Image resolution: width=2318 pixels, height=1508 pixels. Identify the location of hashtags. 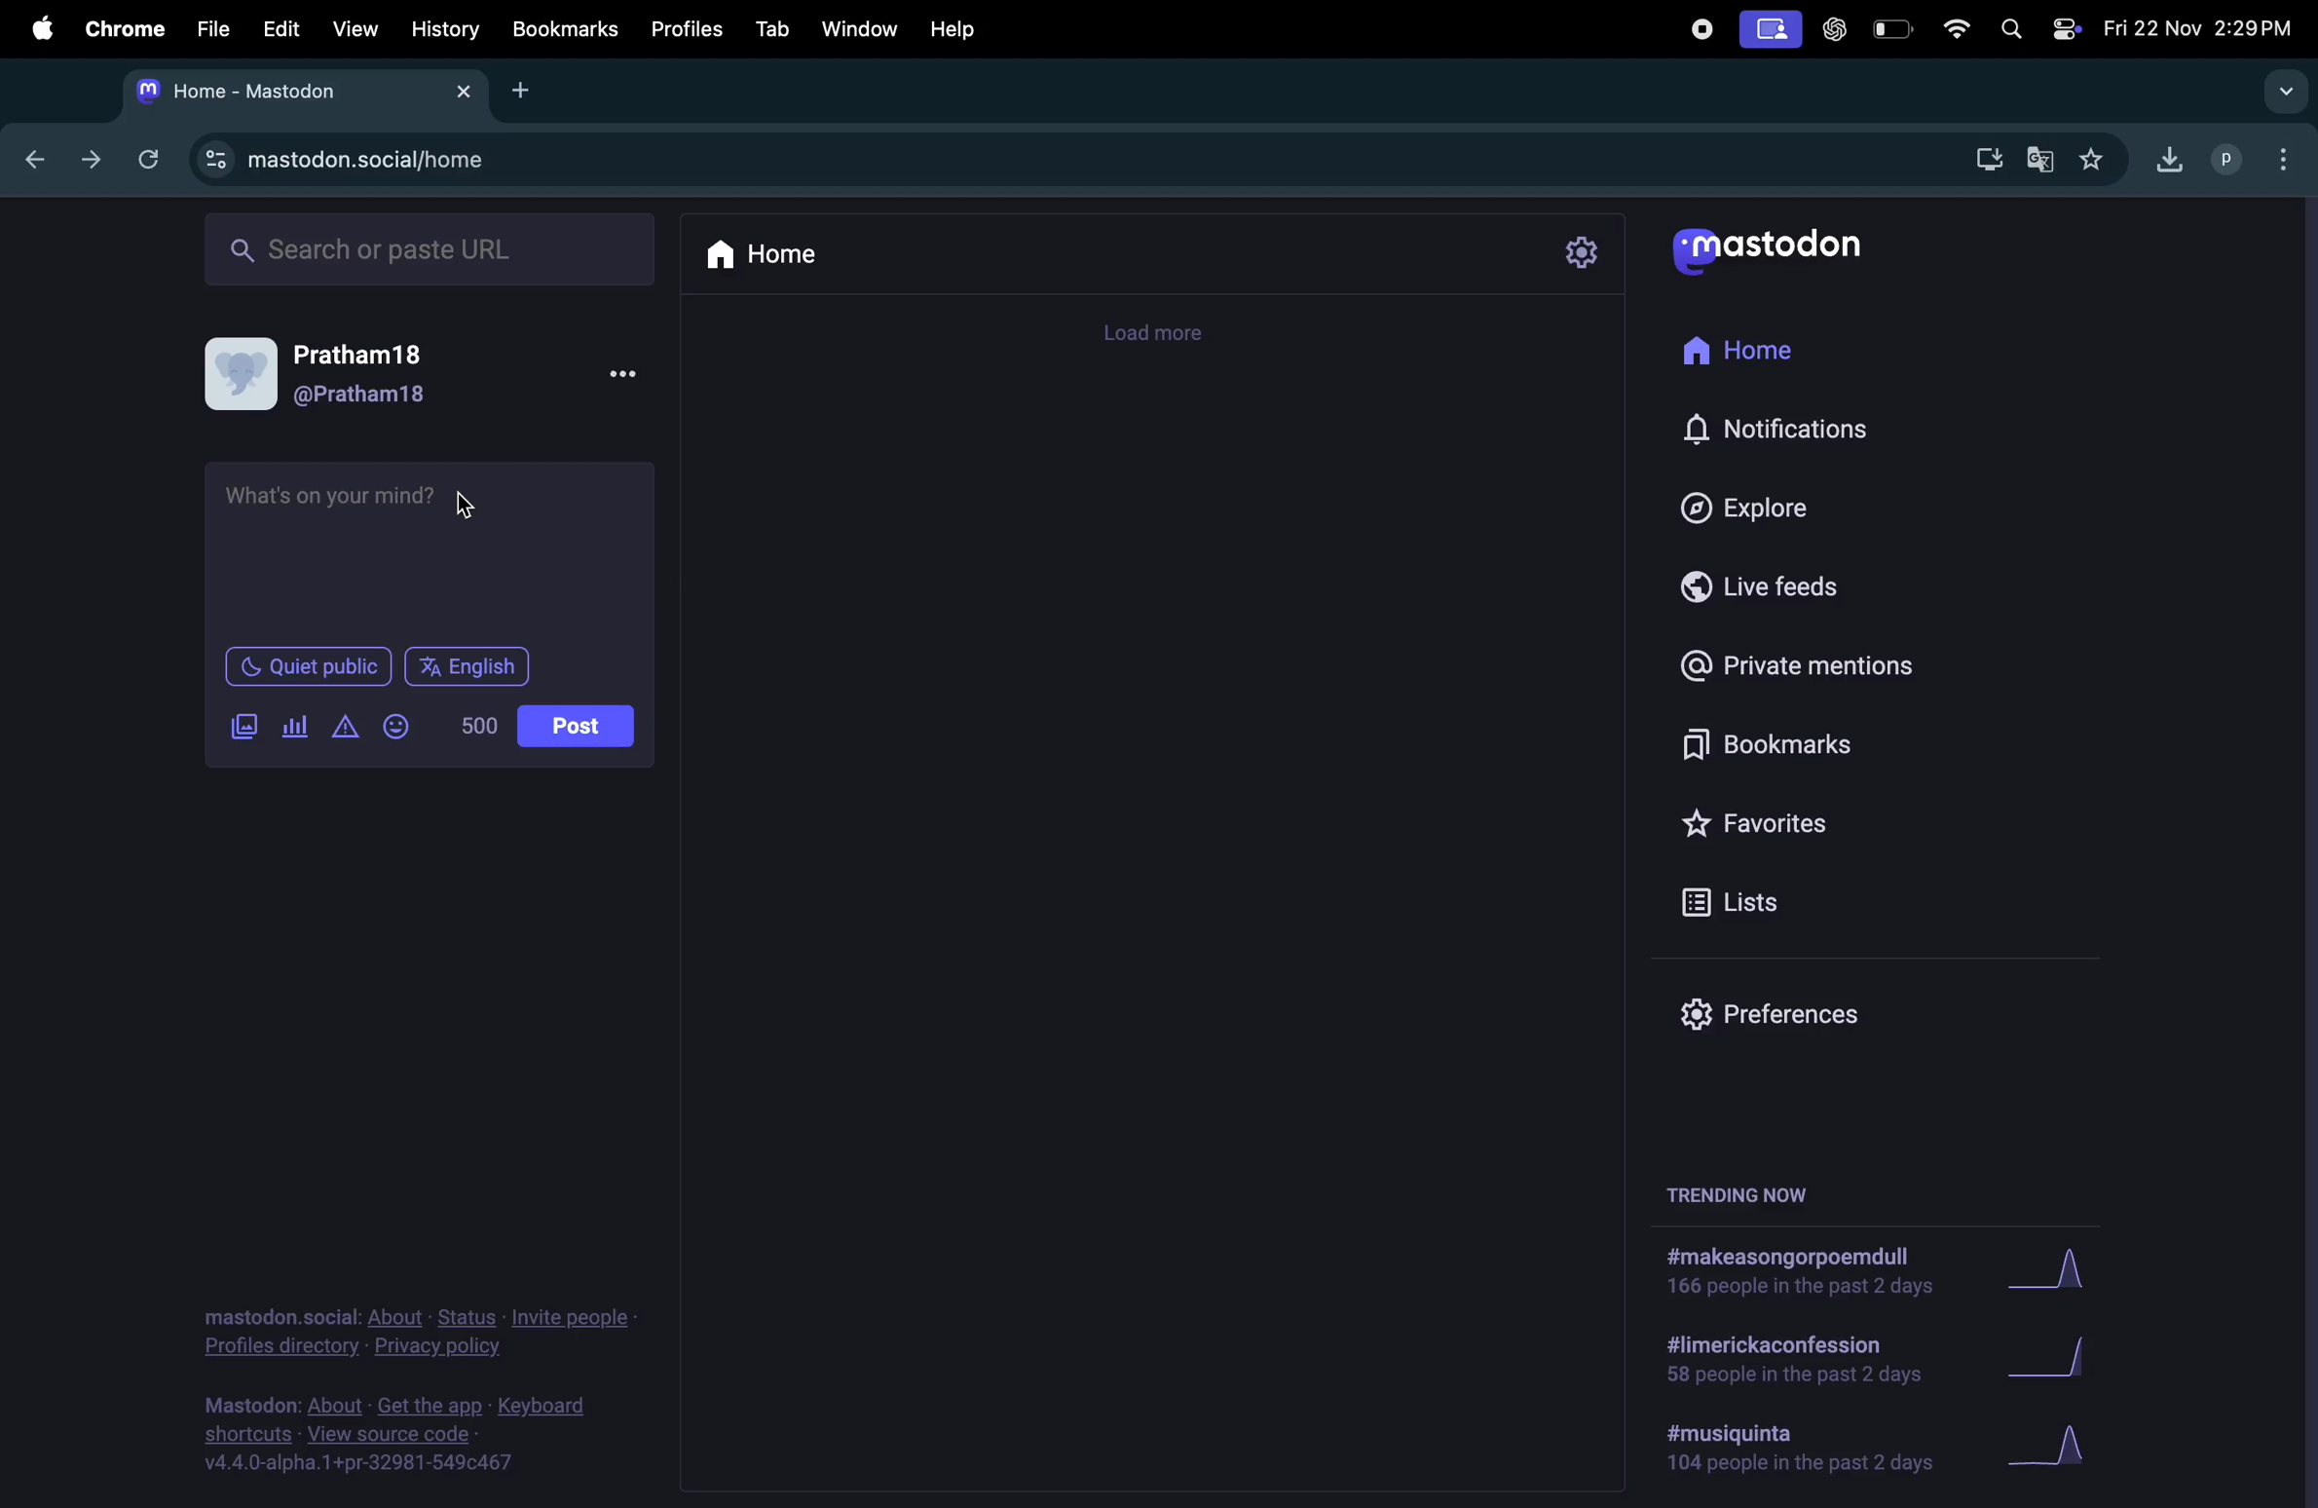
(1804, 1272).